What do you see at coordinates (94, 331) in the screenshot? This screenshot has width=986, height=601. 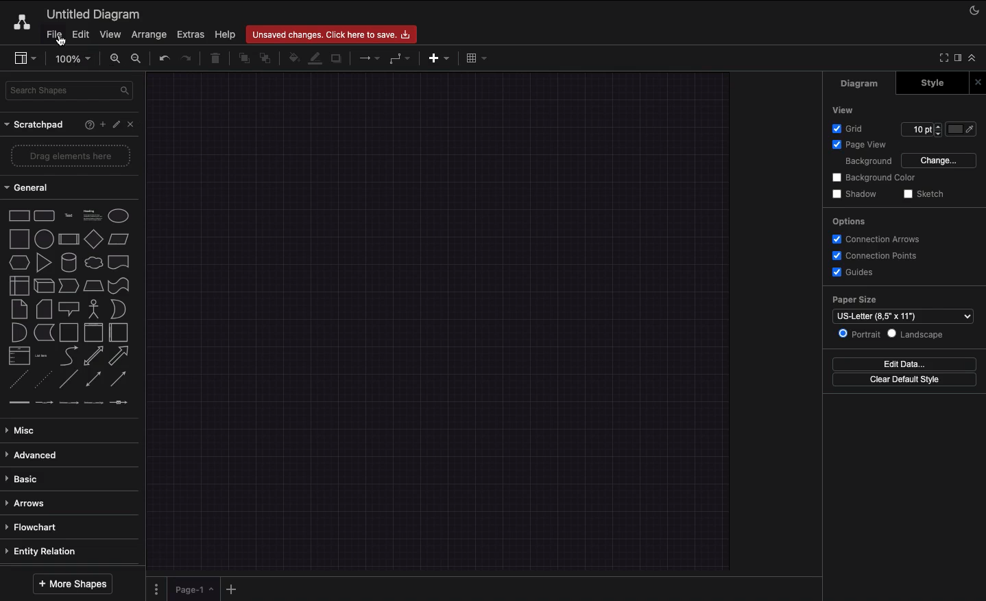 I see `Vertical container` at bounding box center [94, 331].